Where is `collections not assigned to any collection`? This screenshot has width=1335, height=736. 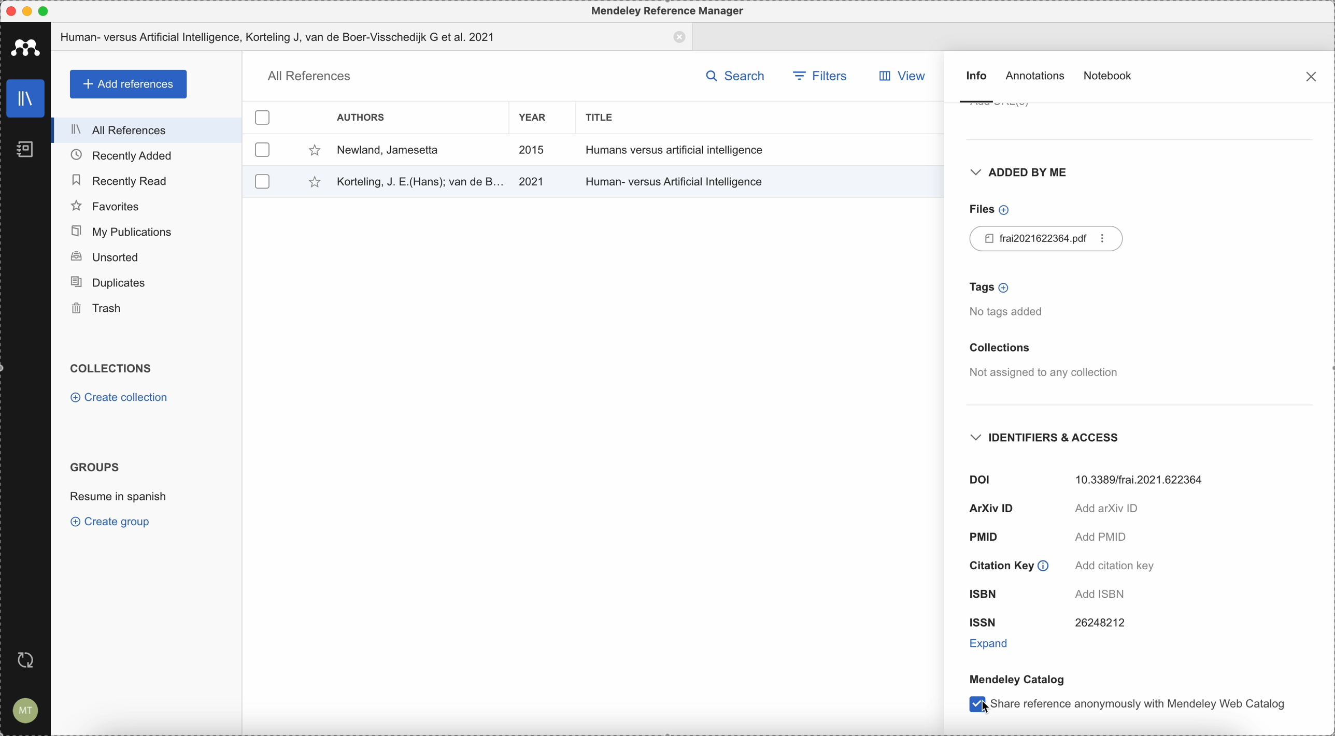
collections not assigned to any collection is located at coordinates (1042, 362).